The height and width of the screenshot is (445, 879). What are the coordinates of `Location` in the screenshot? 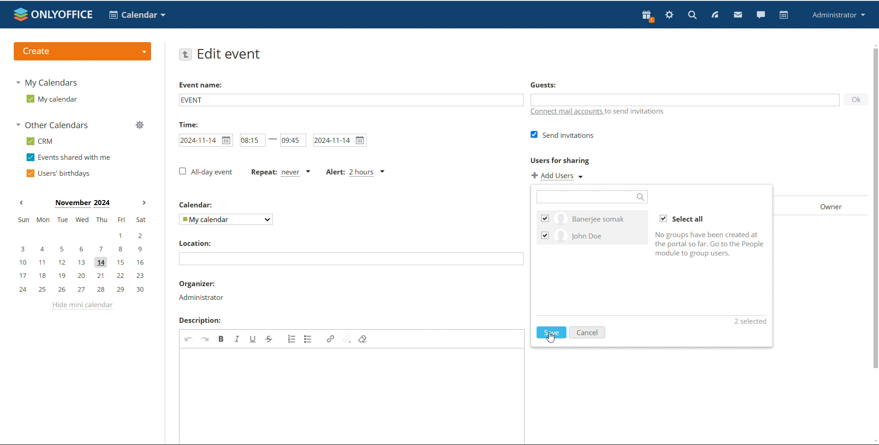 It's located at (197, 243).